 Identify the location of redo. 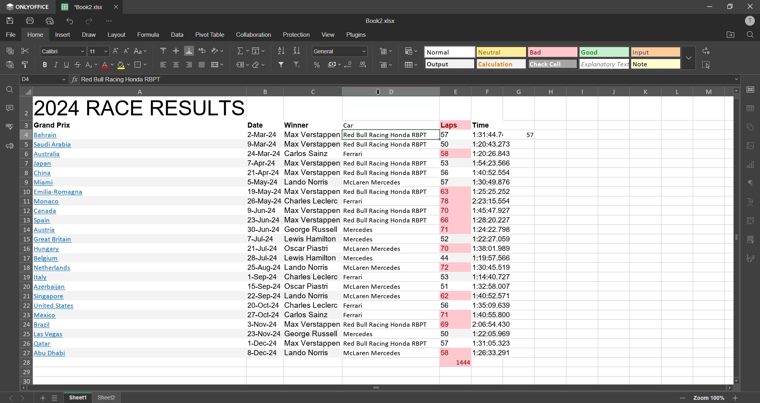
(87, 21).